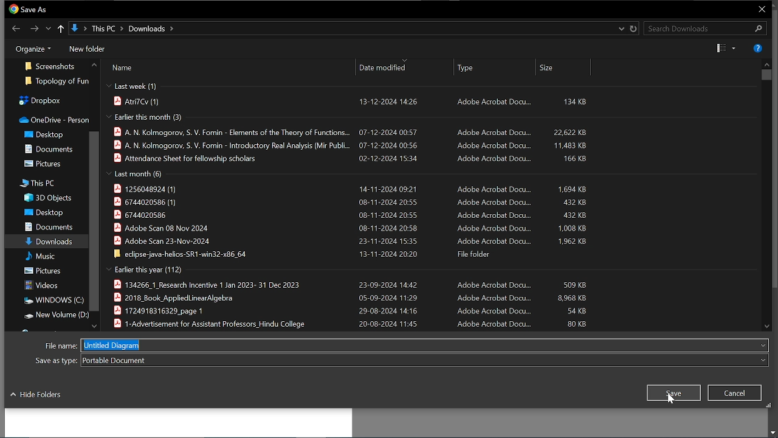 This screenshot has width=778, height=438. Describe the element at coordinates (177, 254) in the screenshot. I see `| edipse-java-helios-SR1-win32-x86_64` at that location.